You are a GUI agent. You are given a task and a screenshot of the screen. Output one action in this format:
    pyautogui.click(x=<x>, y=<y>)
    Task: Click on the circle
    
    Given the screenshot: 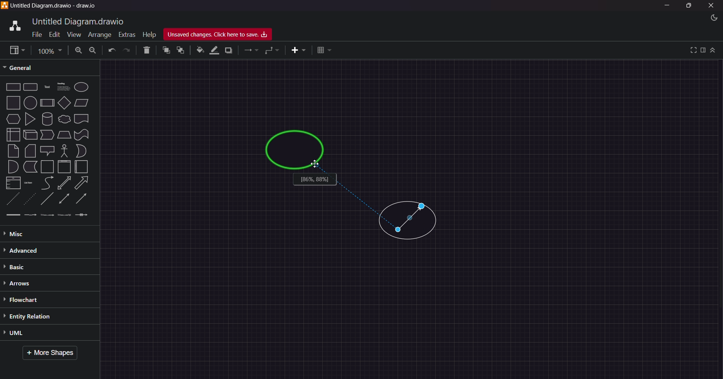 What is the action you would take?
    pyautogui.click(x=295, y=151)
    